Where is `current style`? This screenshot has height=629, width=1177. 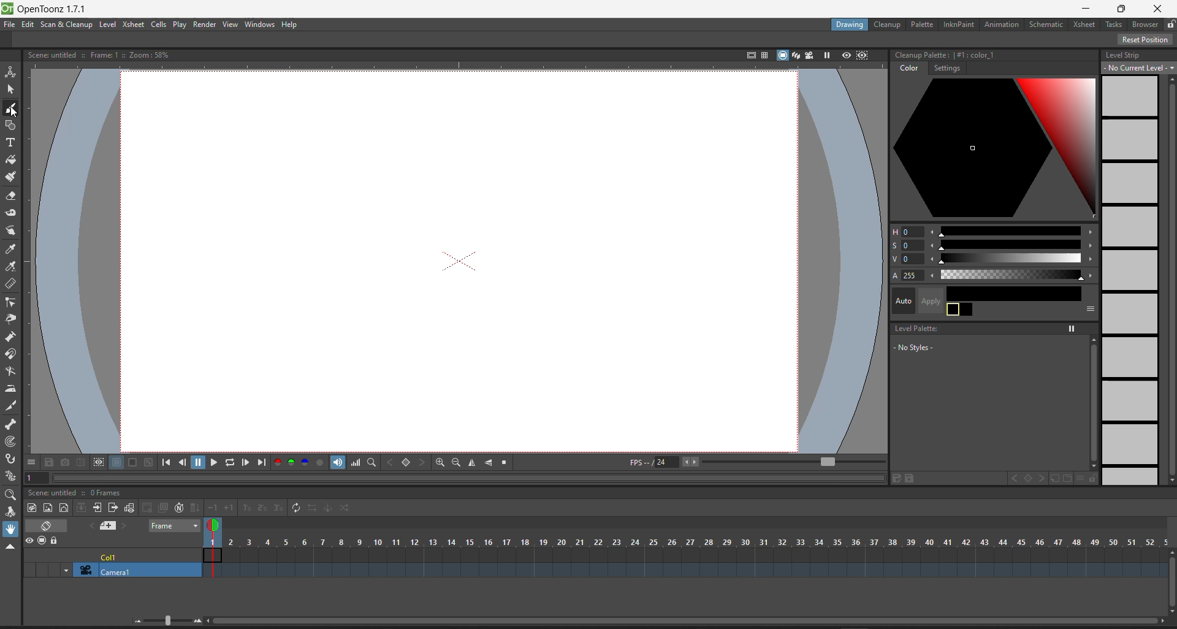
current style is located at coordinates (1016, 291).